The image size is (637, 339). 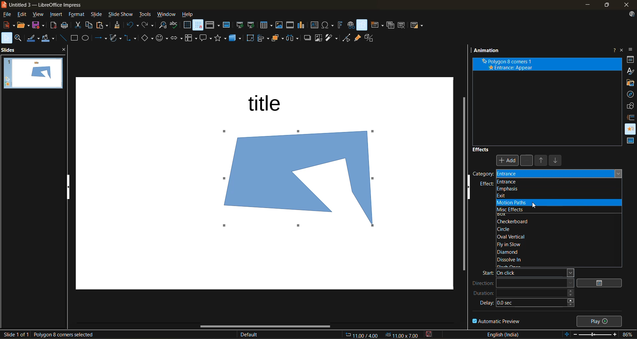 I want to click on new slide, so click(x=376, y=25).